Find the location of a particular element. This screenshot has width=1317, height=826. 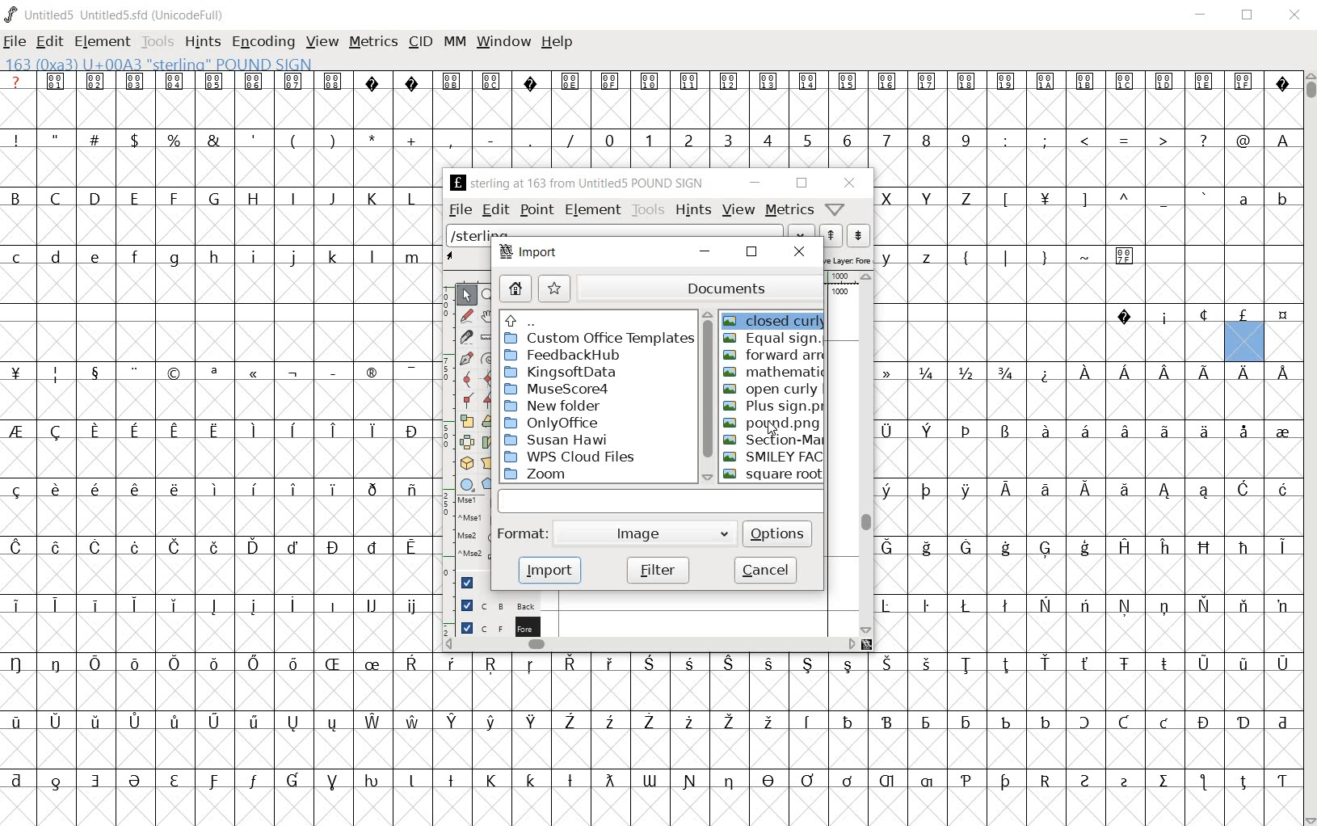

Symbol is located at coordinates (1085, 549).